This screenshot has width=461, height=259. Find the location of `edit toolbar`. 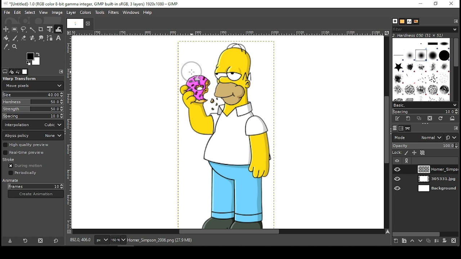

edit toolbar is located at coordinates (457, 21).